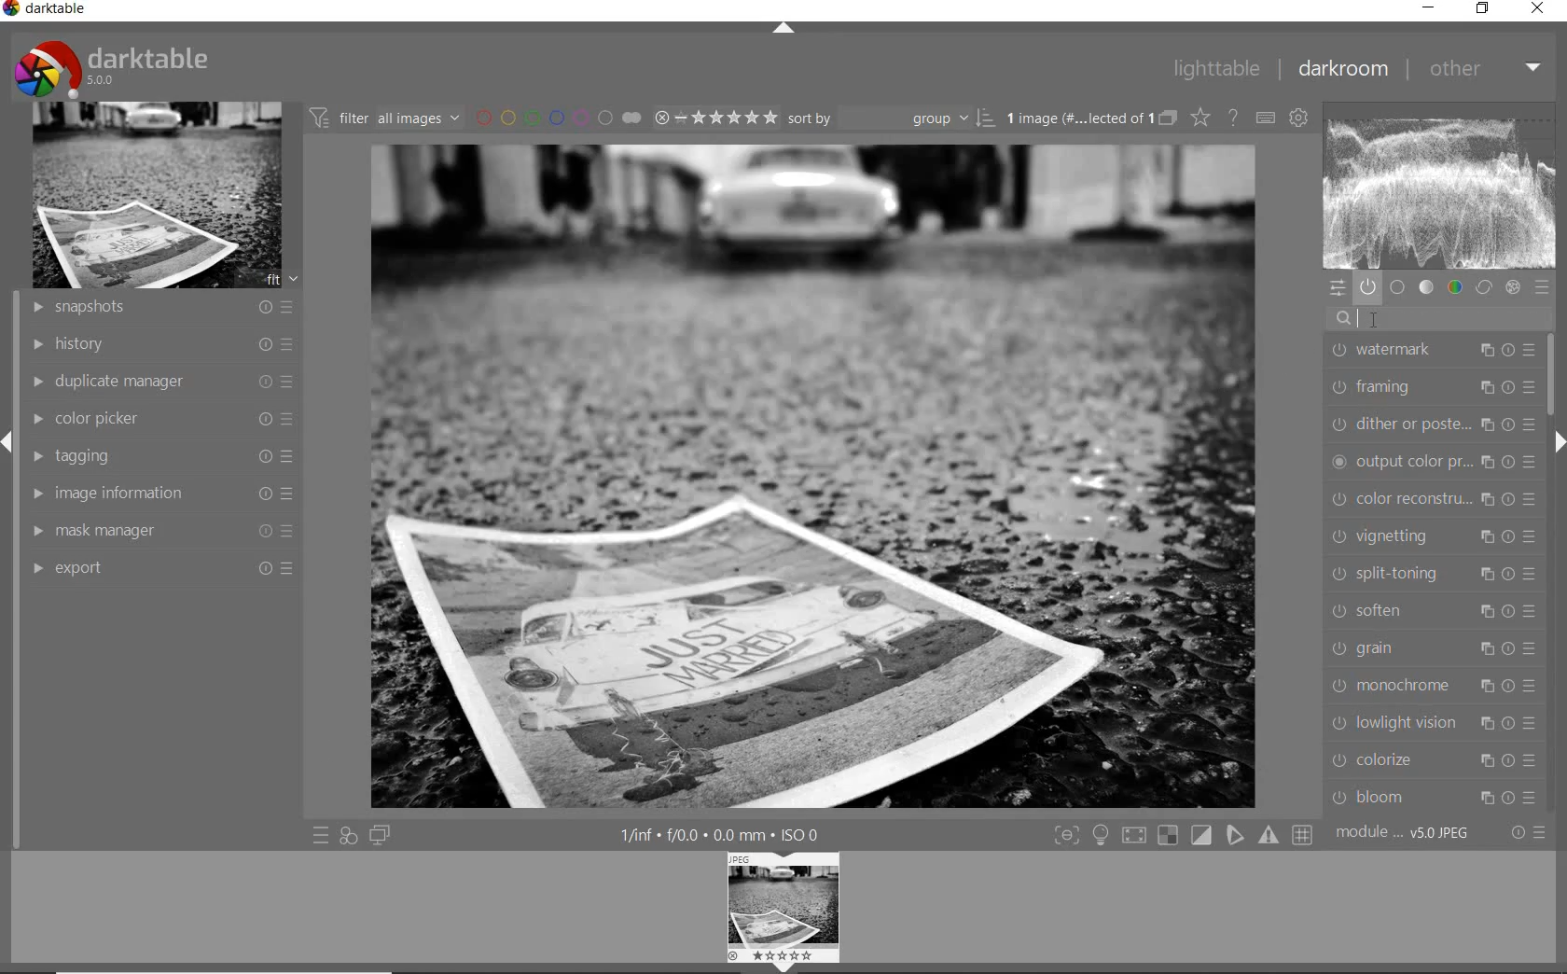 Image resolution: width=1567 pixels, height=974 pixels. What do you see at coordinates (379, 835) in the screenshot?
I see `display a second darkroom image window` at bounding box center [379, 835].